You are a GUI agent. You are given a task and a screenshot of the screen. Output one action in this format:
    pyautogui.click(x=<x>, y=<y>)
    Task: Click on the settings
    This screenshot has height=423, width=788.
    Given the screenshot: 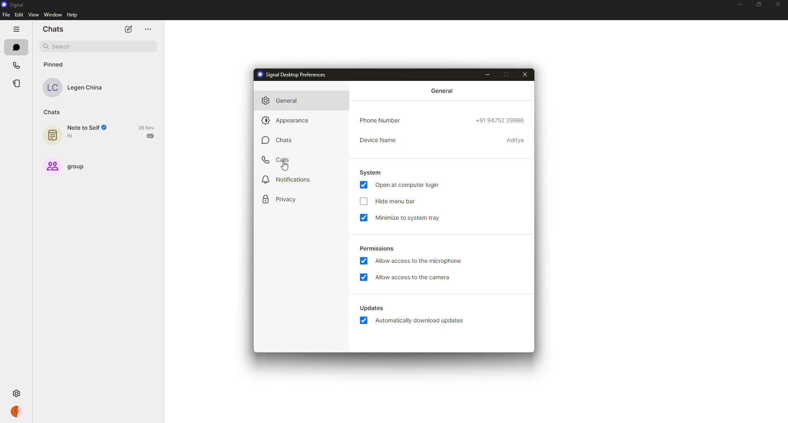 What is the action you would take?
    pyautogui.click(x=17, y=393)
    